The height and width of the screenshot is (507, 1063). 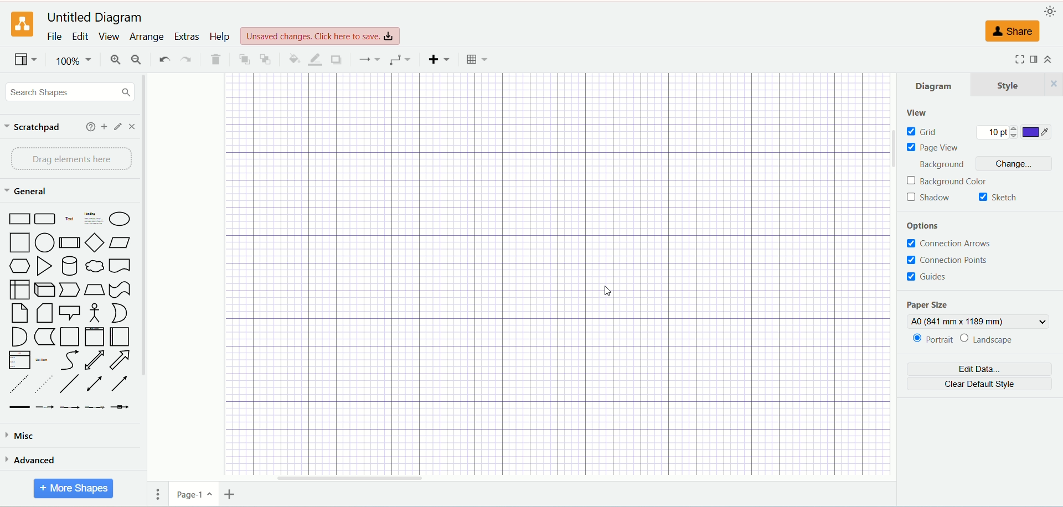 What do you see at coordinates (979, 322) in the screenshot?
I see `A0 Size` at bounding box center [979, 322].